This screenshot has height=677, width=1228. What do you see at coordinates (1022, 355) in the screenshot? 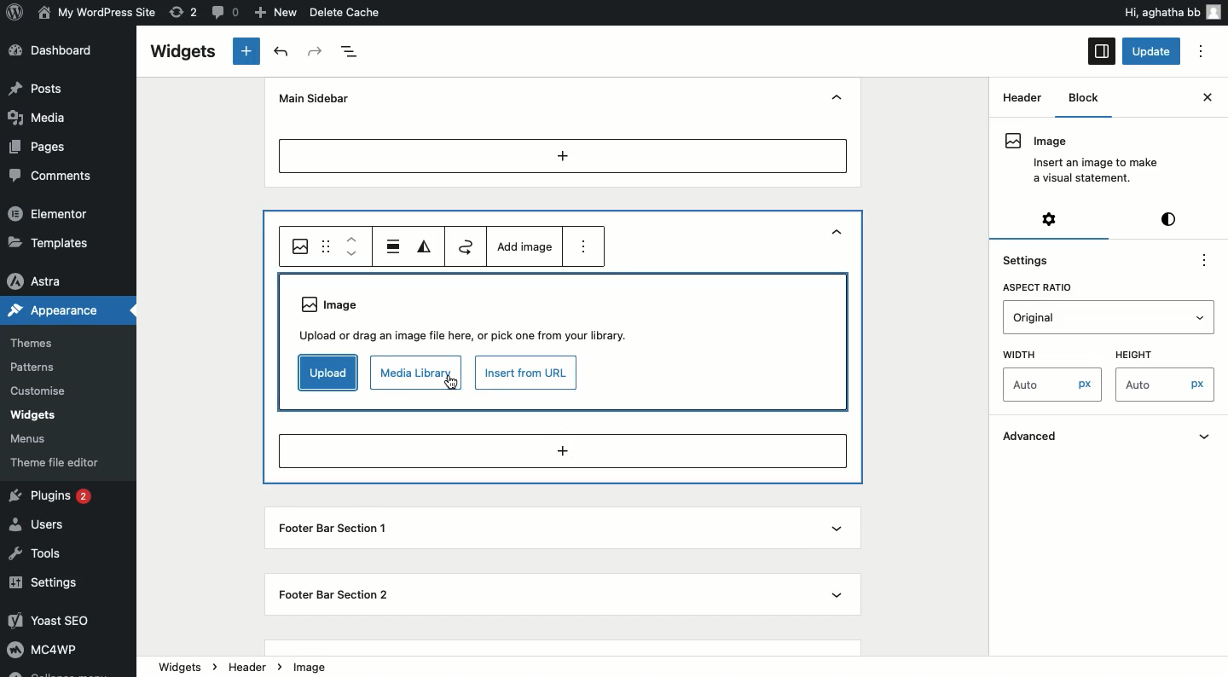
I see `Width` at bounding box center [1022, 355].